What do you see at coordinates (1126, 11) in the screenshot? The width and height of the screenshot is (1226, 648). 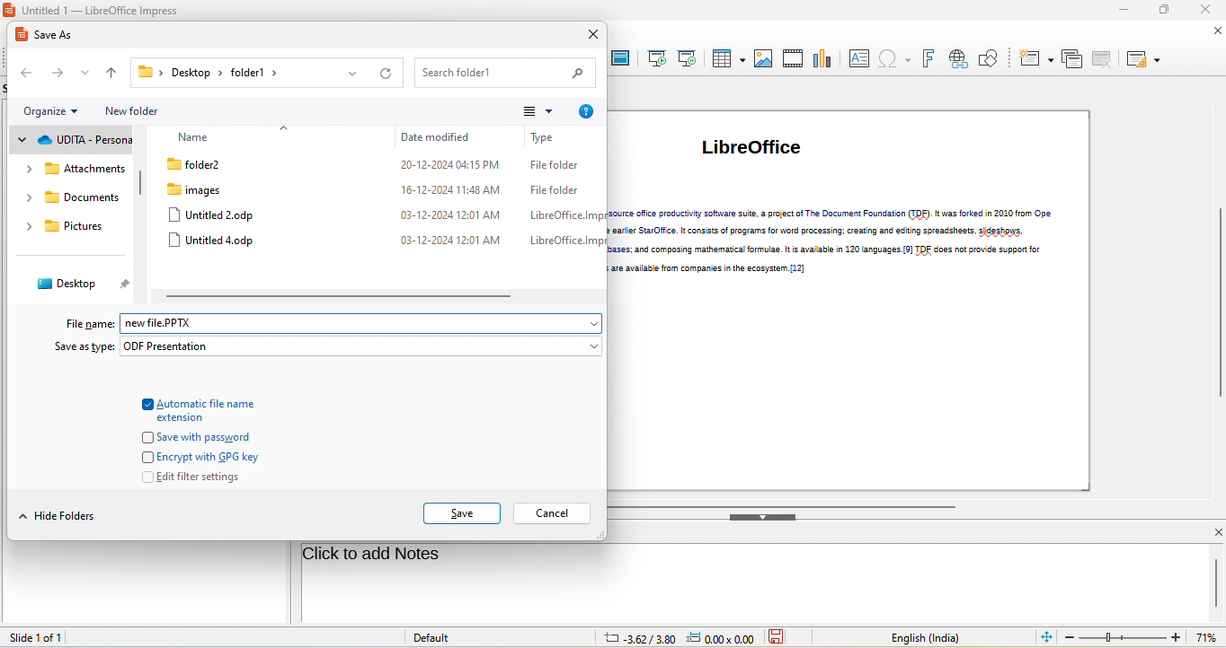 I see `minimize` at bounding box center [1126, 11].